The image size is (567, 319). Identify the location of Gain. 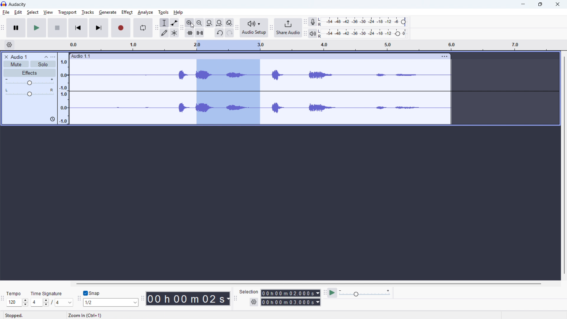
(30, 82).